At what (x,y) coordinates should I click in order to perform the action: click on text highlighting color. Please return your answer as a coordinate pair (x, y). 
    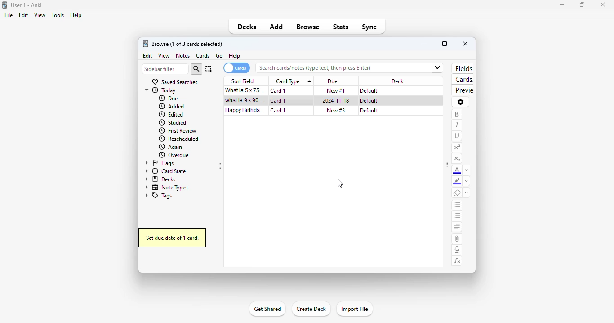
    Looking at the image, I should click on (457, 181).